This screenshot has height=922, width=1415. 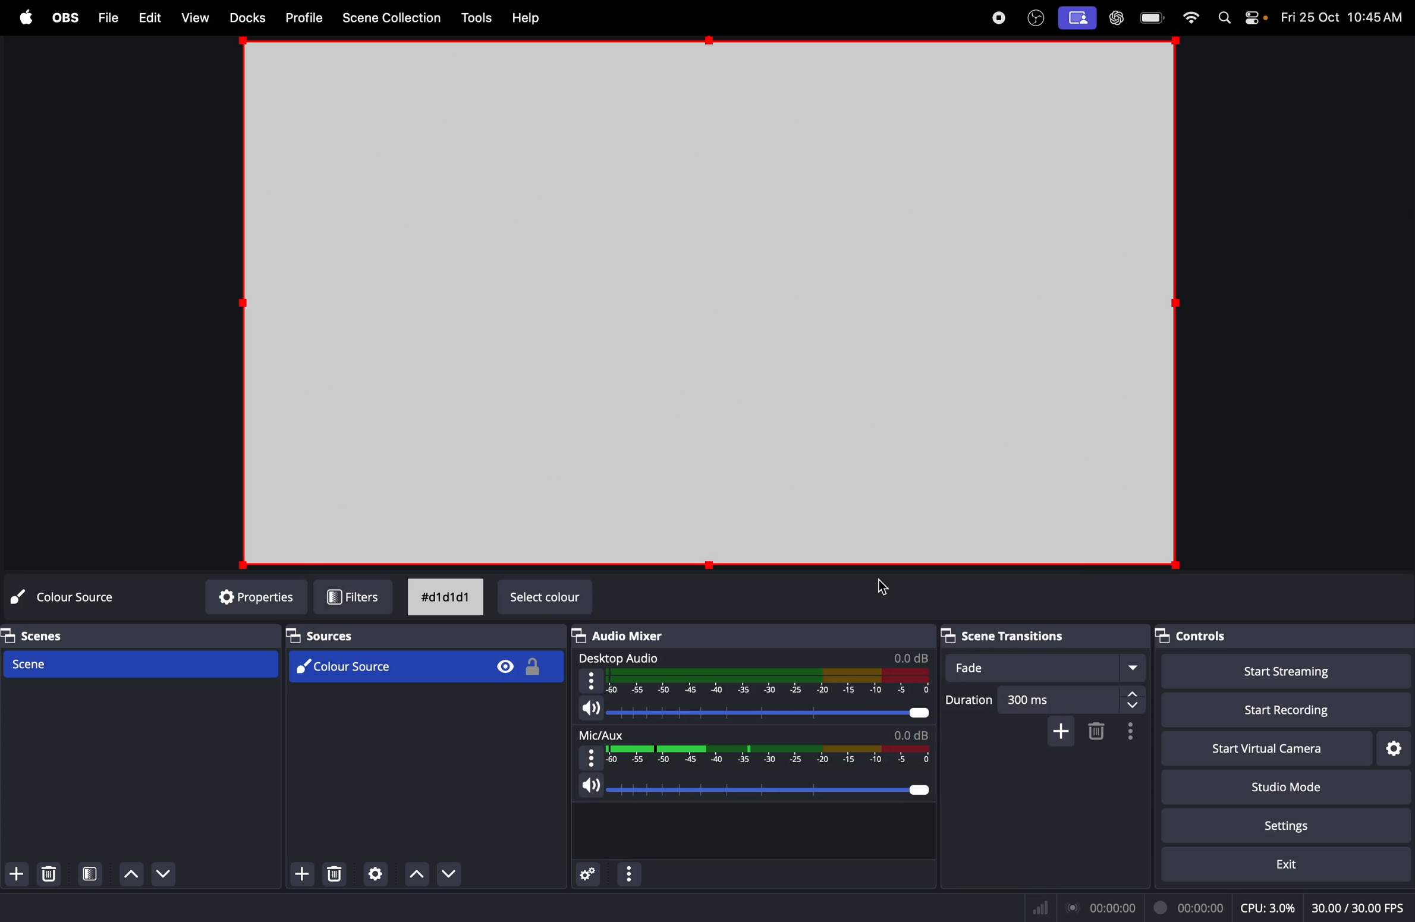 I want to click on audio level, so click(x=753, y=708).